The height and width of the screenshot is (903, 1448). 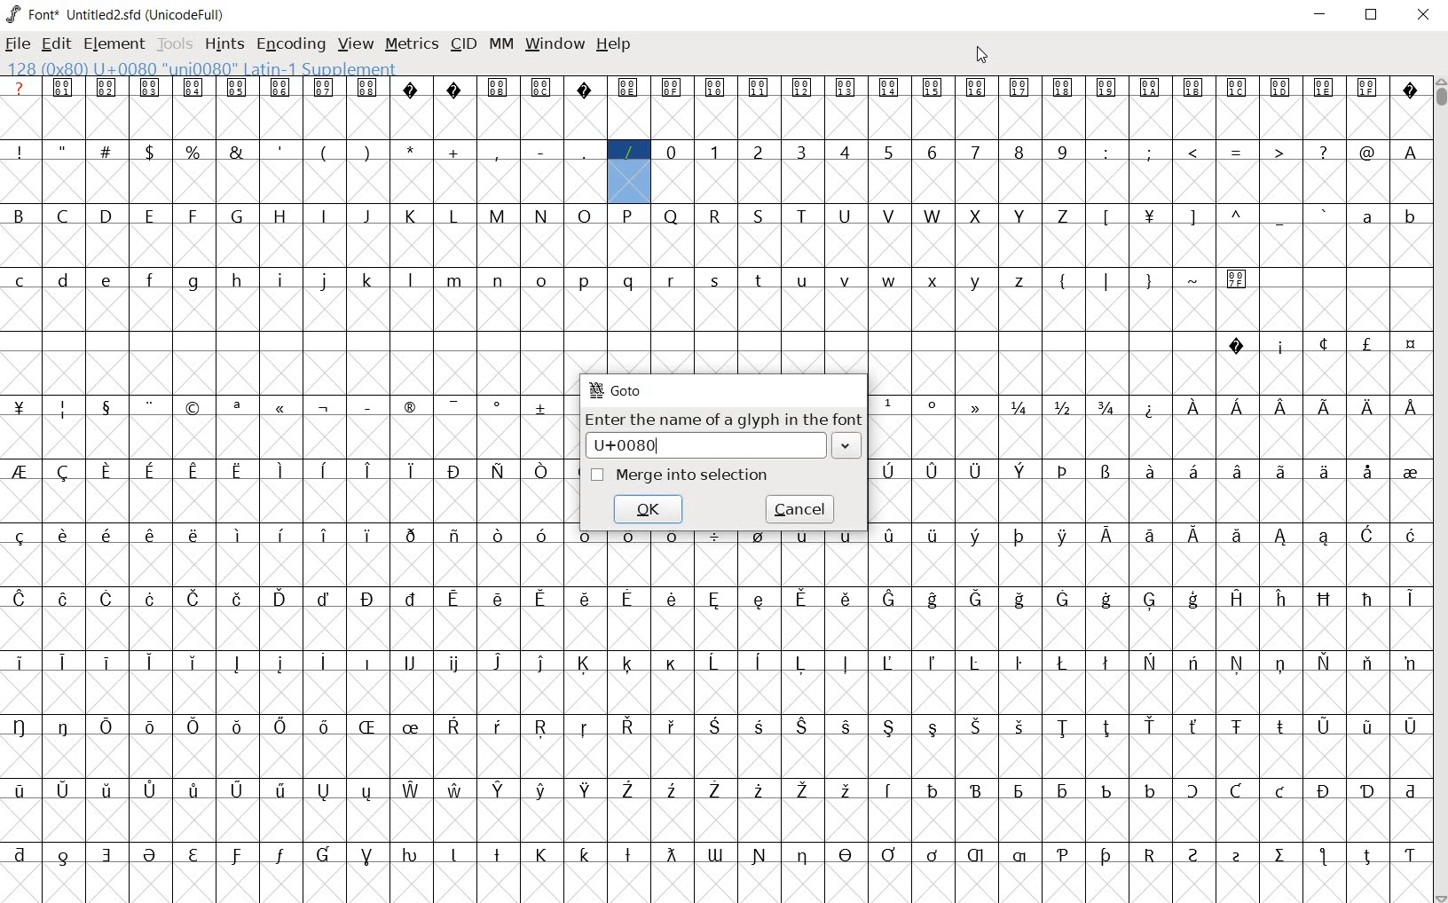 I want to click on glyph, so click(x=1324, y=791).